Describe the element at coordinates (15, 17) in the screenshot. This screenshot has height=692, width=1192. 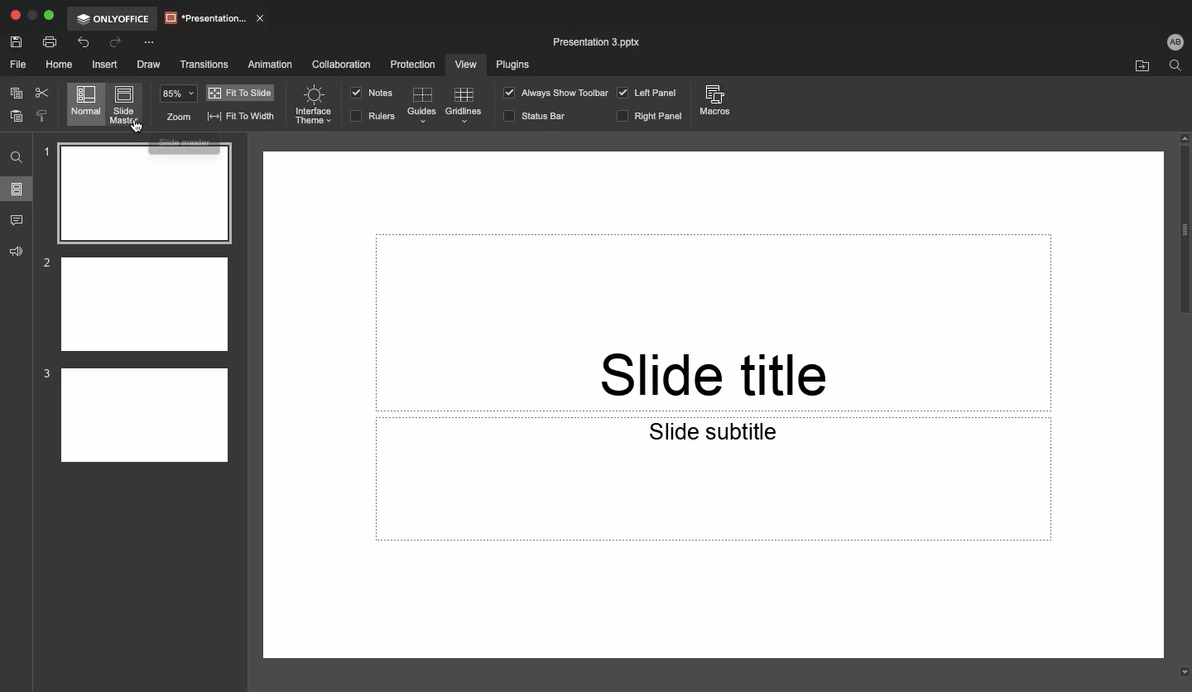
I see `Close` at that location.